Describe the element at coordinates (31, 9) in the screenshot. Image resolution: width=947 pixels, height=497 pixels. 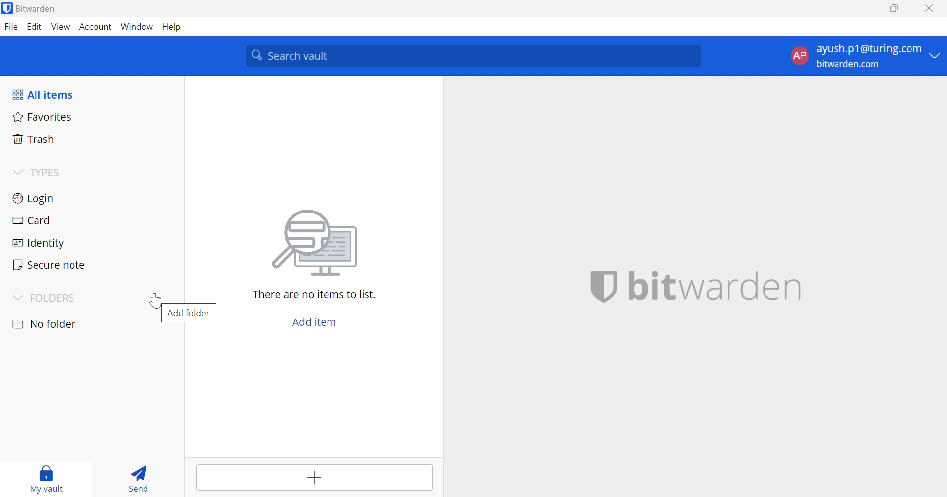
I see `Bitwarden` at that location.